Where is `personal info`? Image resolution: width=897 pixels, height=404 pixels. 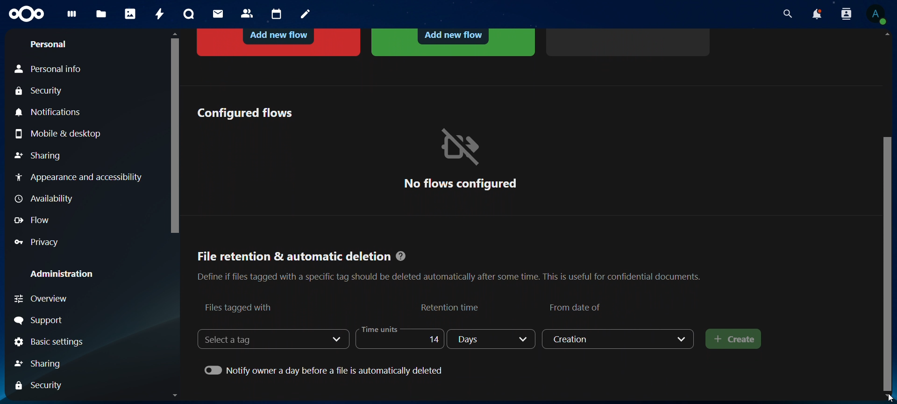 personal info is located at coordinates (54, 69).